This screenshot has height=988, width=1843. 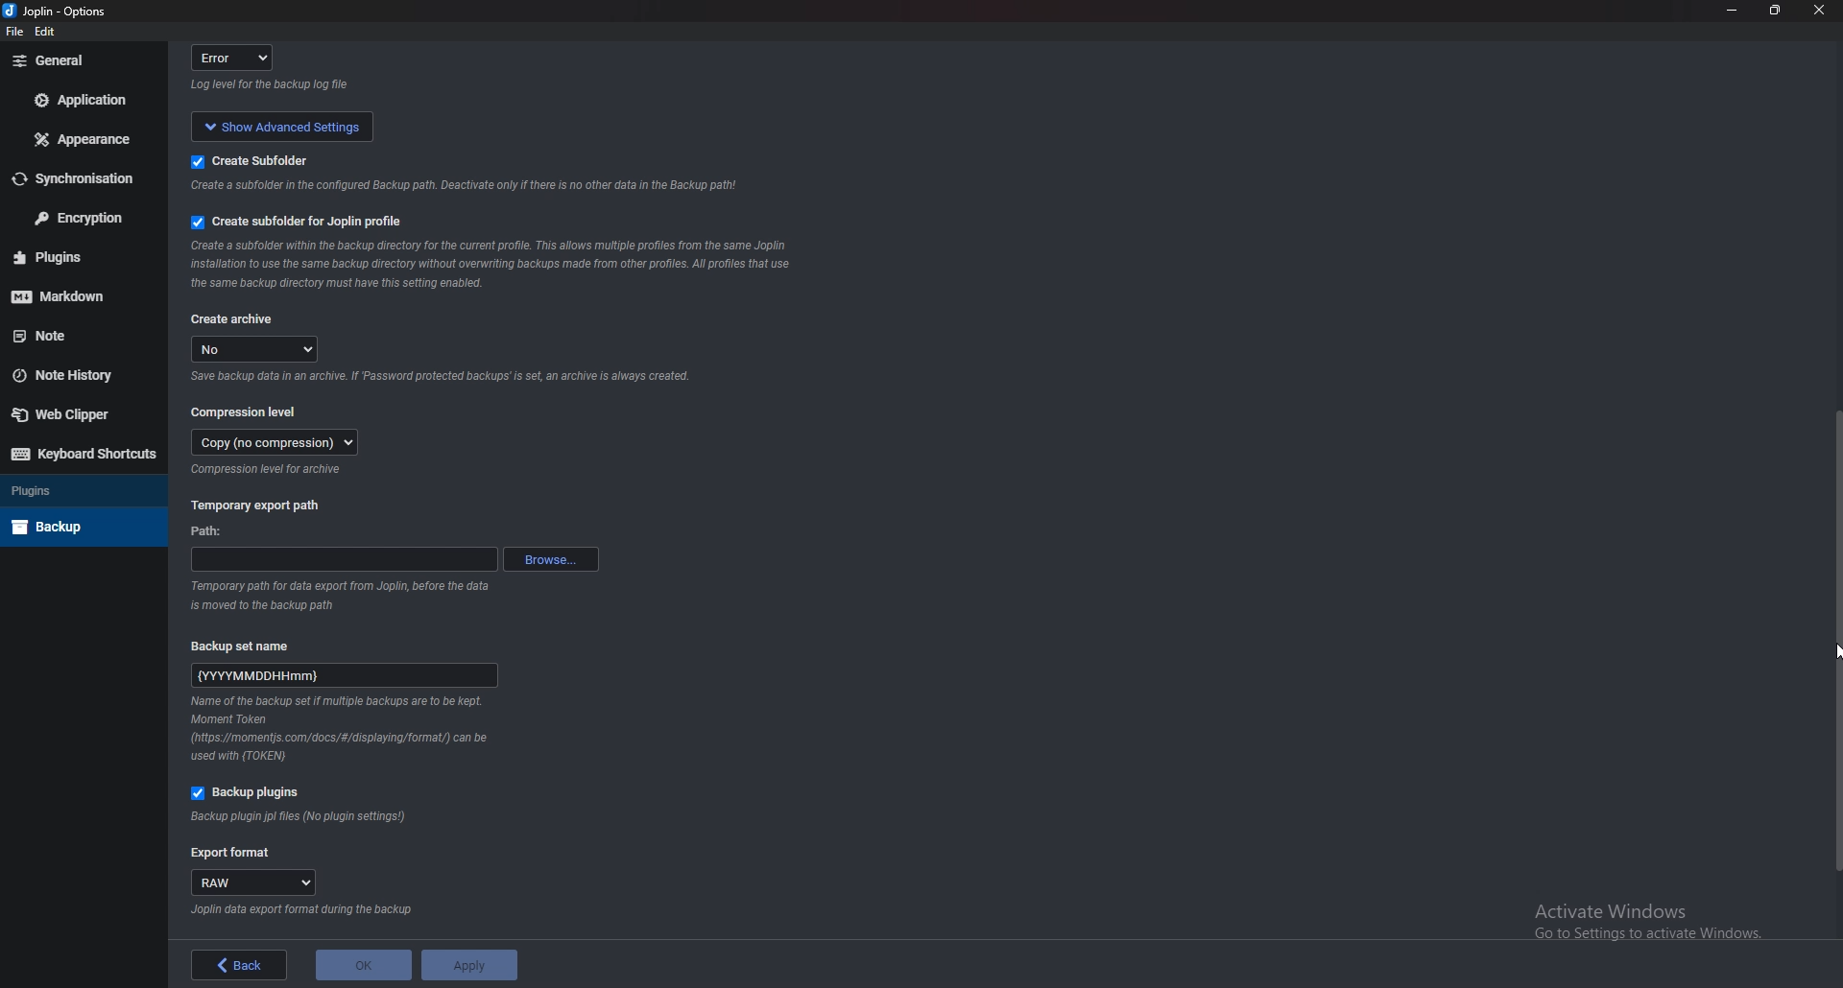 What do you see at coordinates (441, 378) in the screenshot?
I see `info` at bounding box center [441, 378].